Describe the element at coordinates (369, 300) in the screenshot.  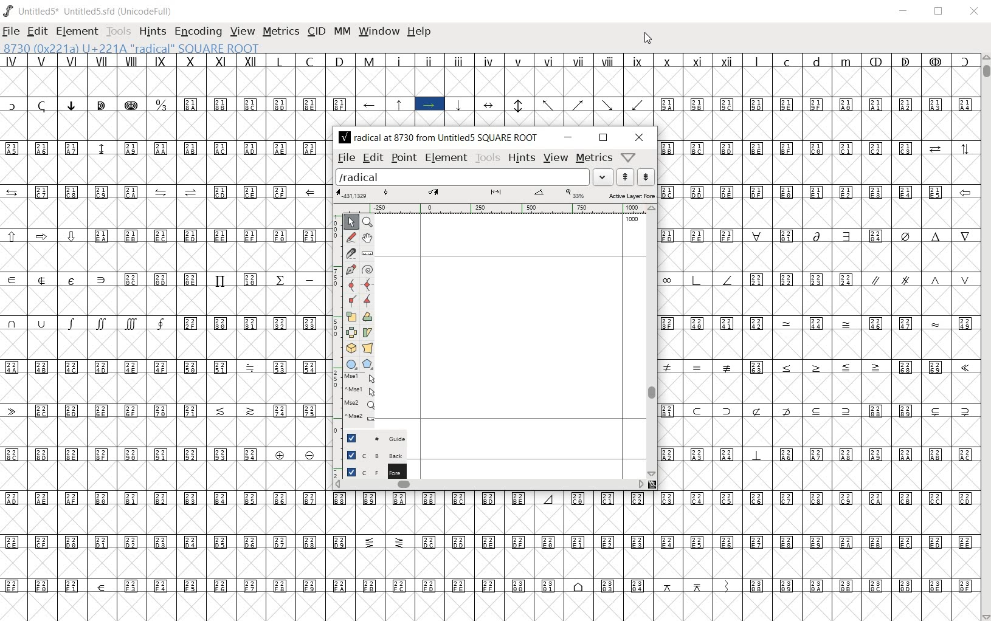
I see `Add a corner point` at that location.